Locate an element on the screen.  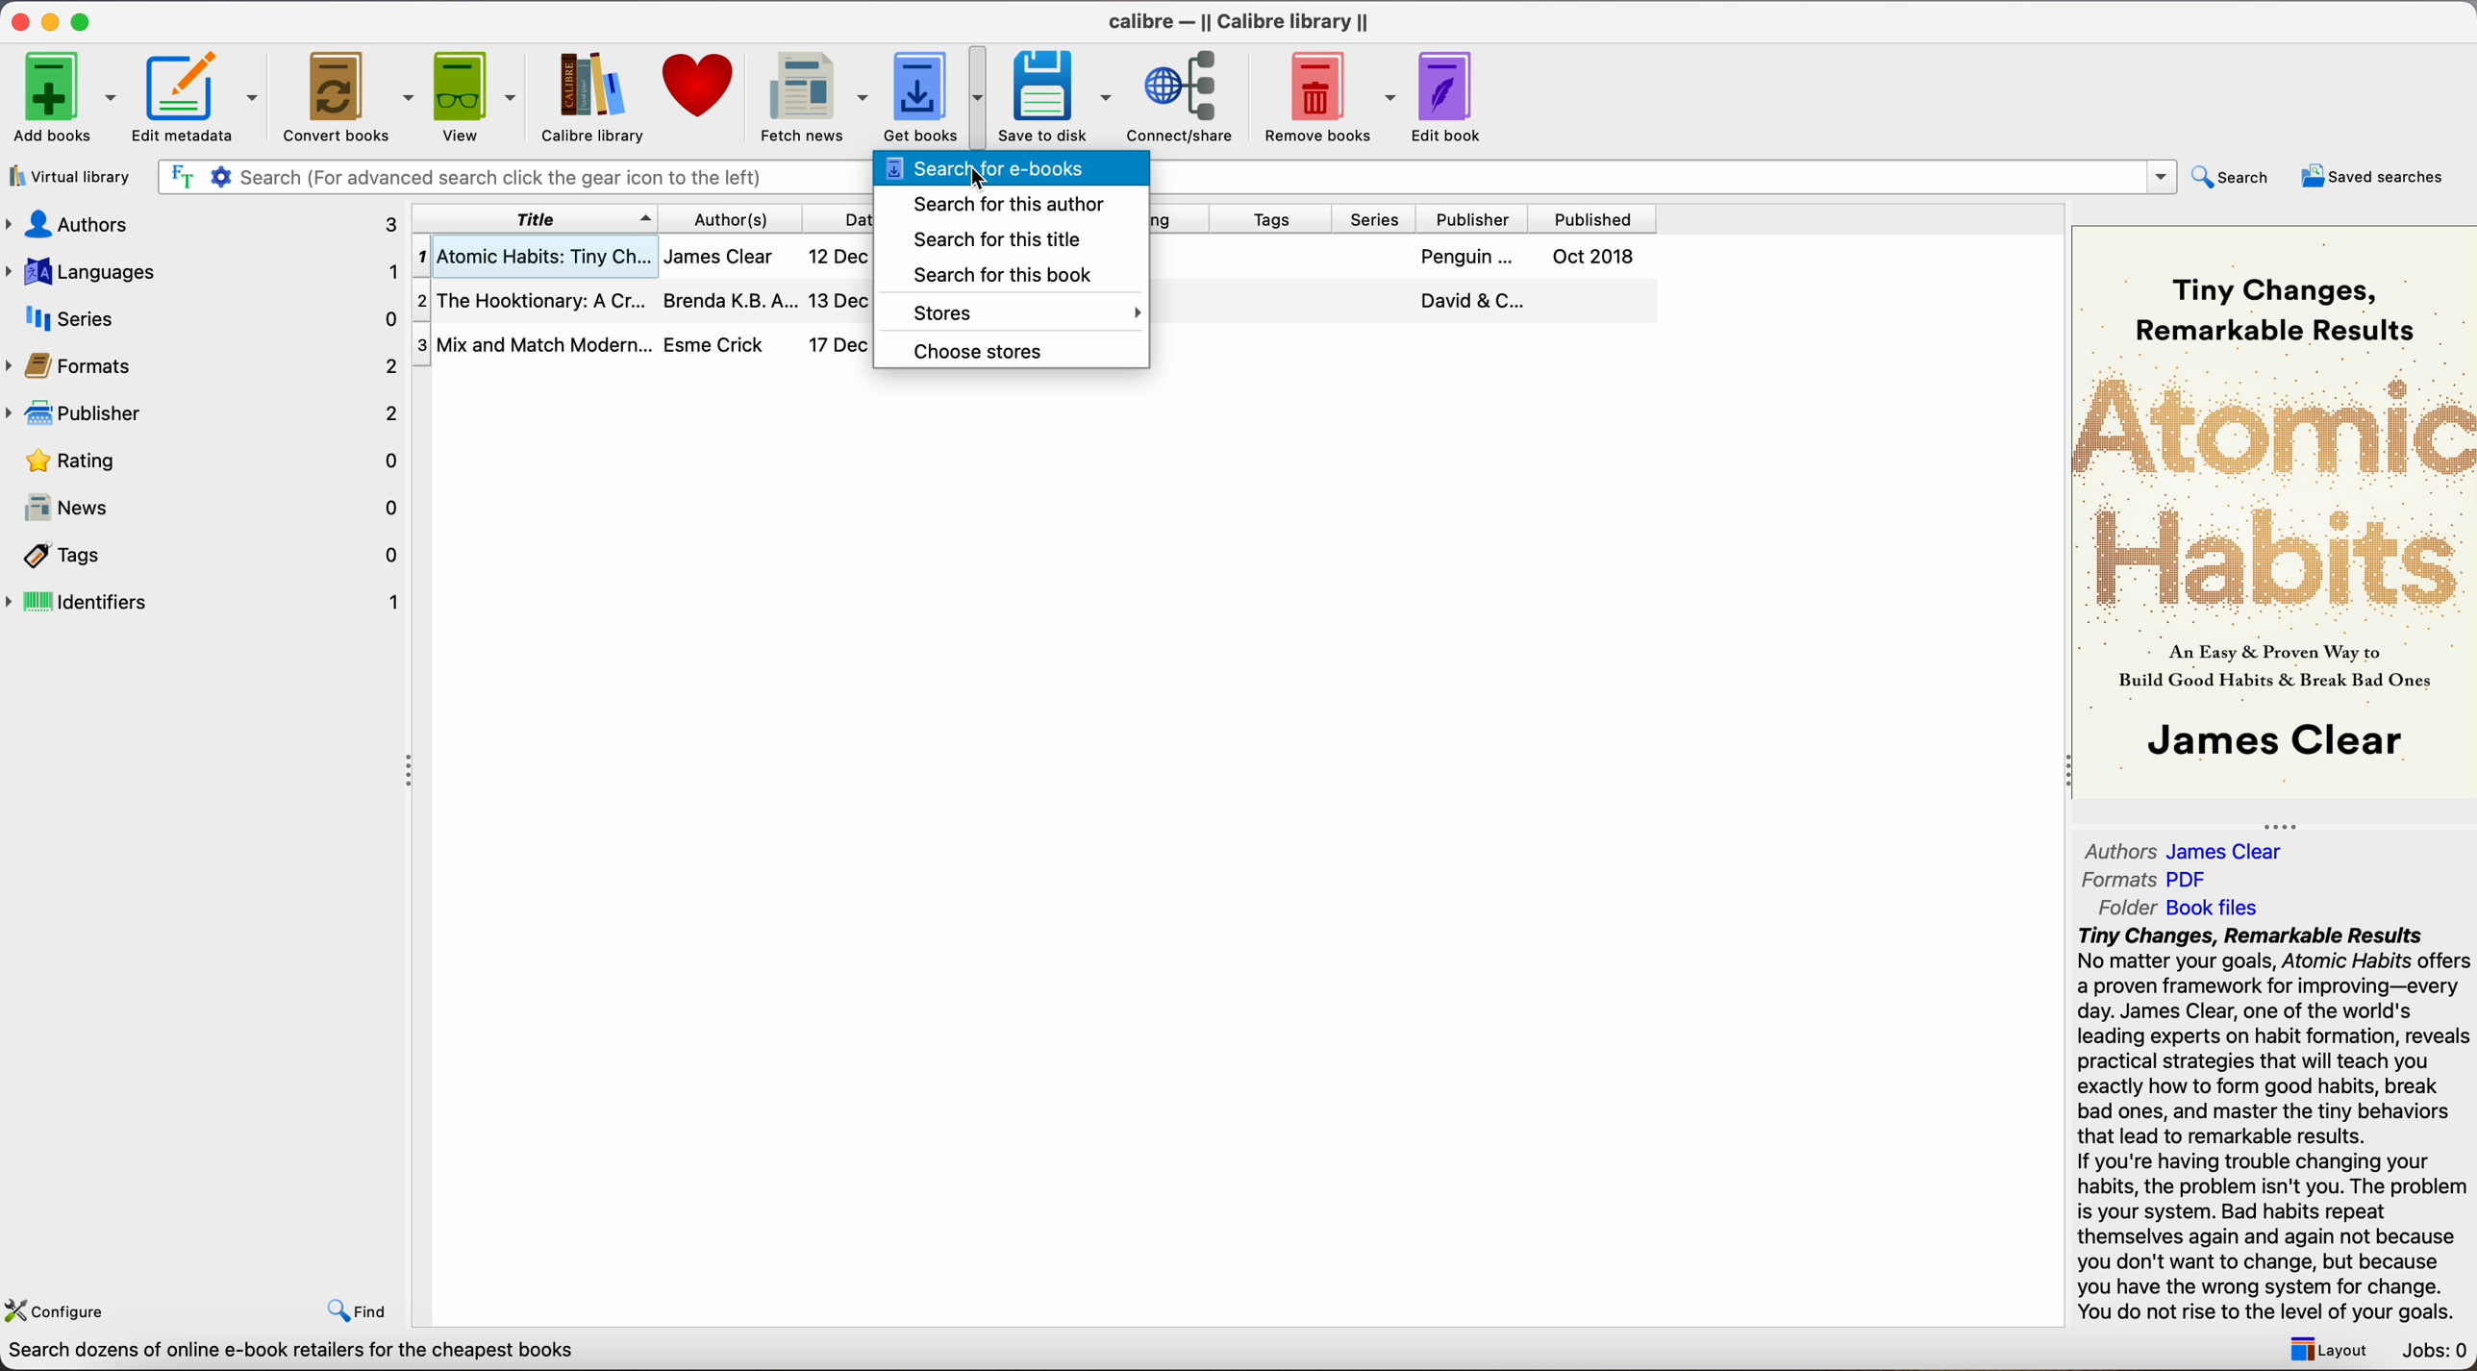
published is located at coordinates (1597, 219).